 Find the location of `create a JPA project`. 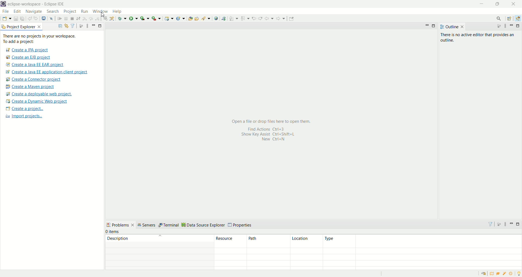

create a JPA project is located at coordinates (26, 50).